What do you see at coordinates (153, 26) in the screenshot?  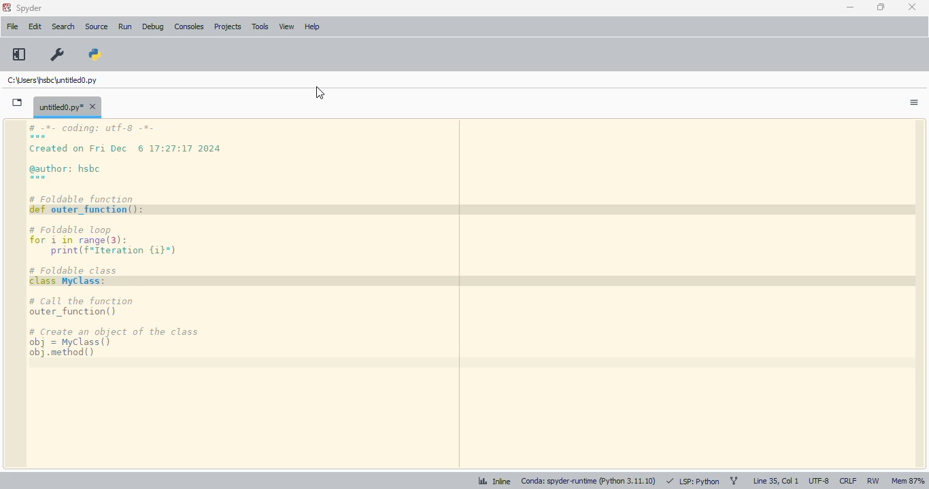 I see `debug` at bounding box center [153, 26].